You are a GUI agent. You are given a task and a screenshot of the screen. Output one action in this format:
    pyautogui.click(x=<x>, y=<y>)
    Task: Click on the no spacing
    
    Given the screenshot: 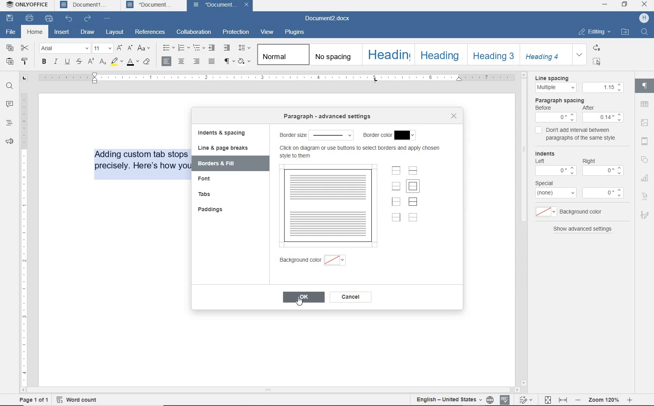 What is the action you would take?
    pyautogui.click(x=334, y=54)
    